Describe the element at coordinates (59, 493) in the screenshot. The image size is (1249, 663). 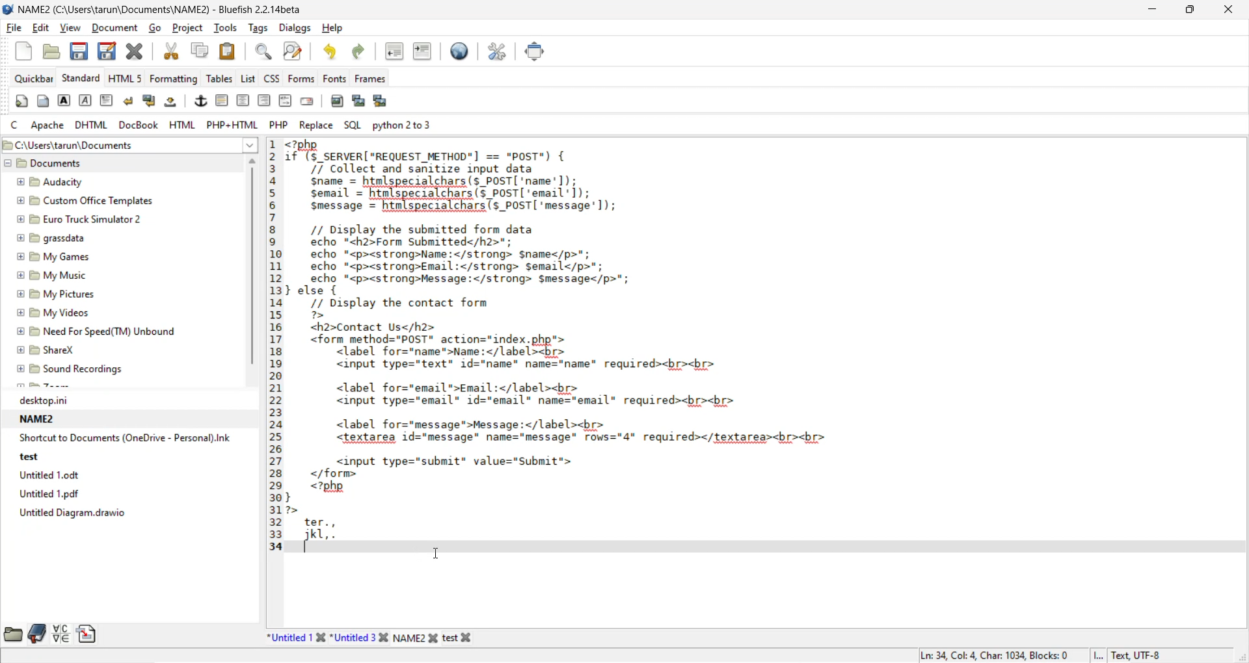
I see `Untitled 1.pdf` at that location.